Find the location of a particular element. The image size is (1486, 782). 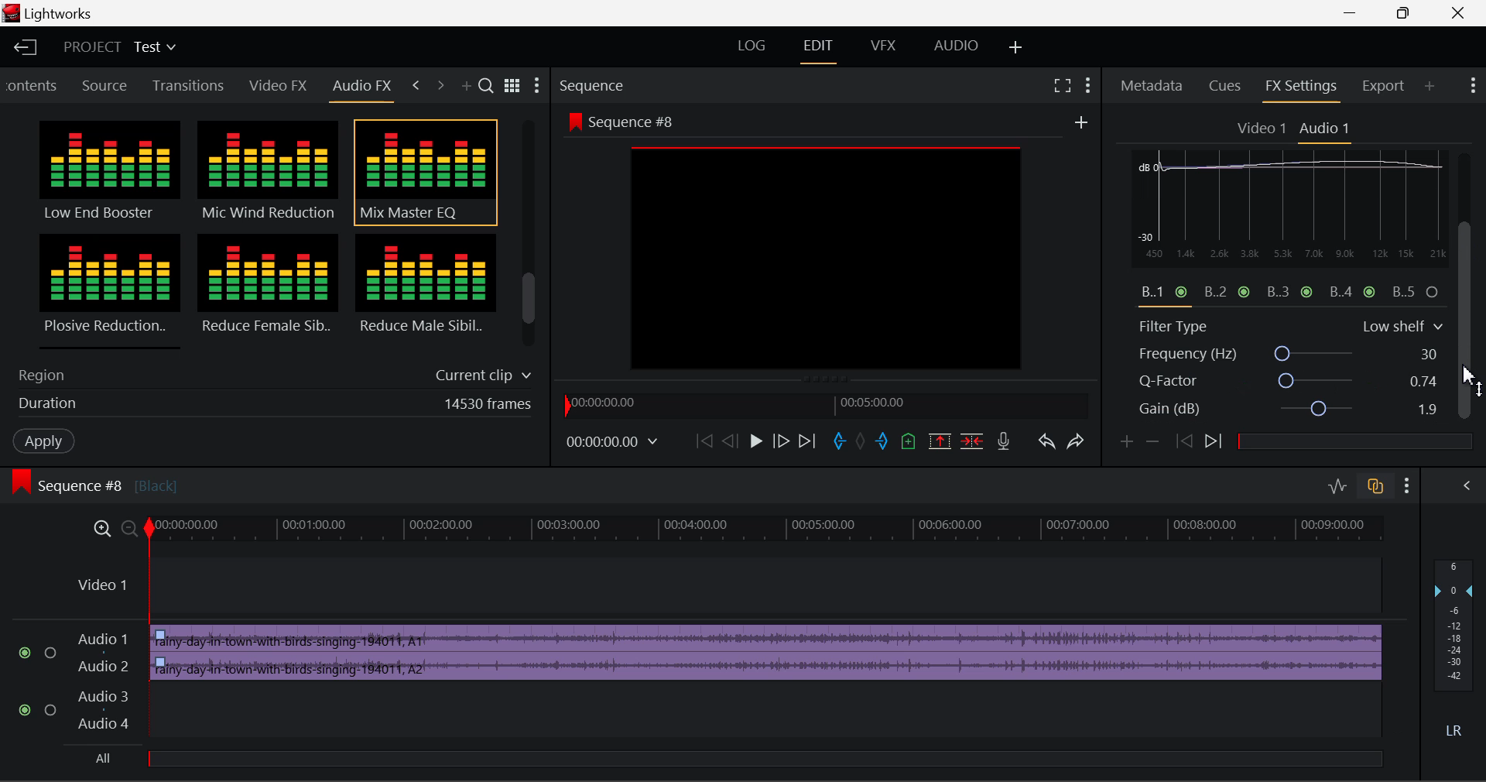

Toggle Auto Track Sync is located at coordinates (1375, 487).